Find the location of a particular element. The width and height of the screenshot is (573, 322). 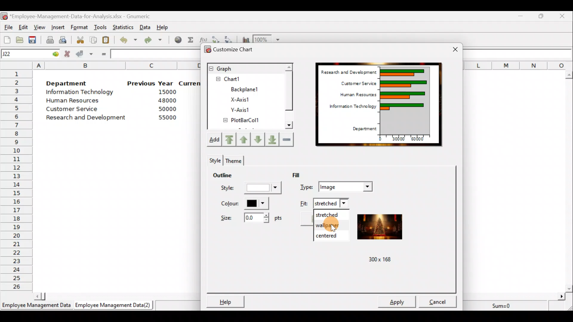

Save the current workbook is located at coordinates (33, 39).